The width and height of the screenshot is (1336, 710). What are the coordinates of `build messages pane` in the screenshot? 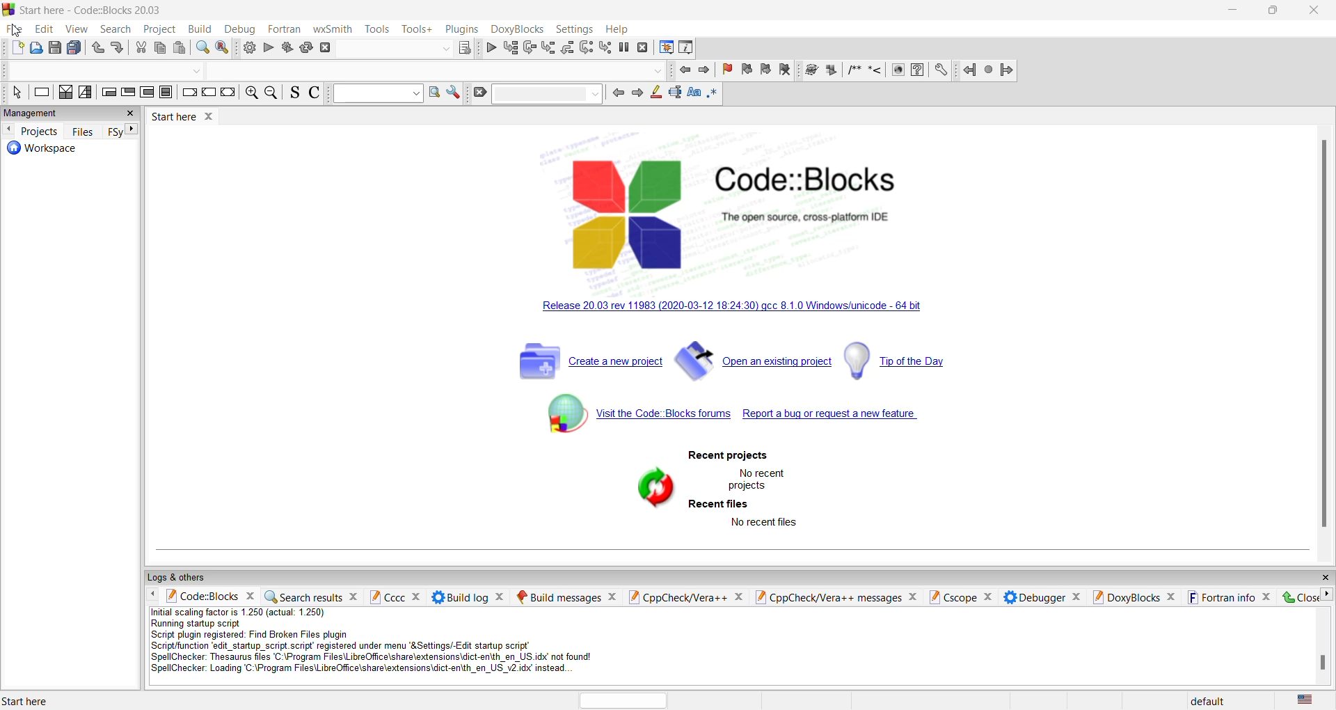 It's located at (557, 597).